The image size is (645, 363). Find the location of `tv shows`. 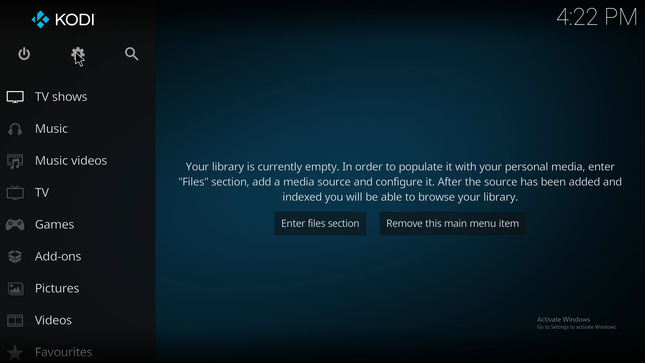

tv shows is located at coordinates (61, 97).